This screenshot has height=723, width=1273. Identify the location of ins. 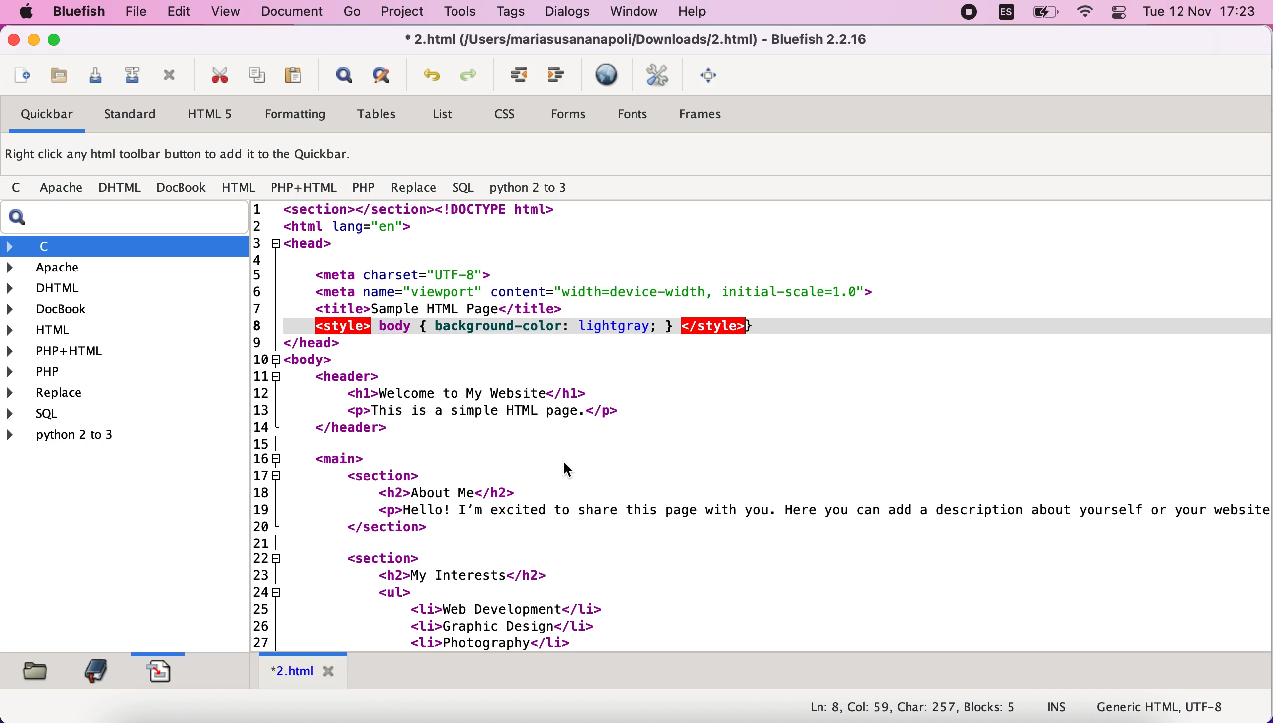
(1057, 709).